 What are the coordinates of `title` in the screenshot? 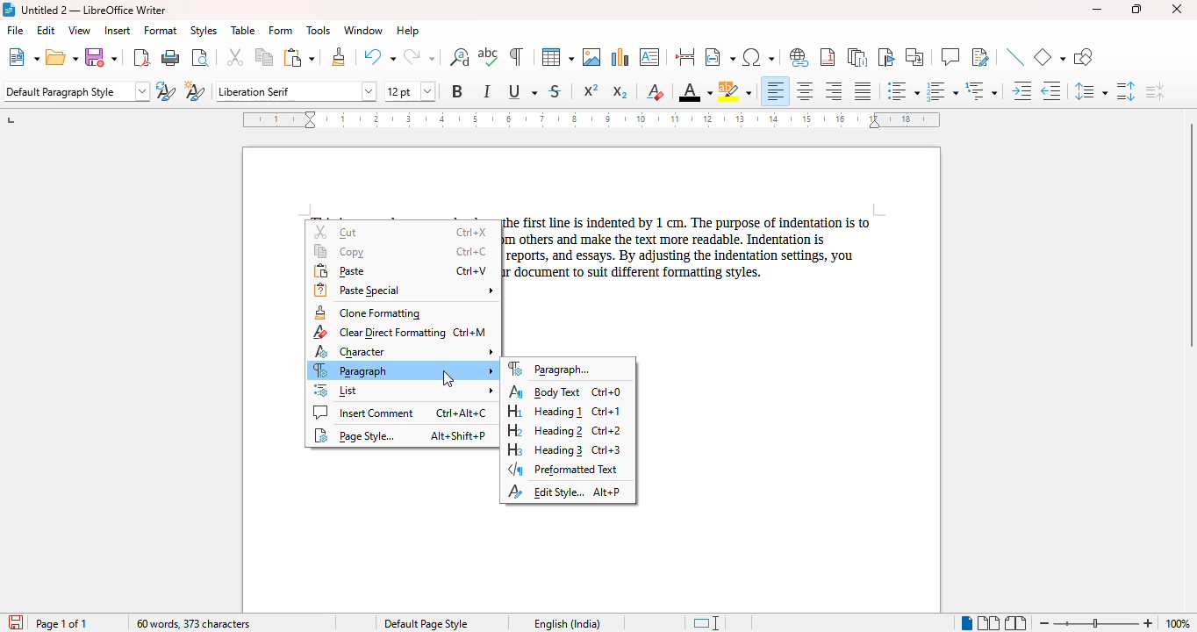 It's located at (93, 9).